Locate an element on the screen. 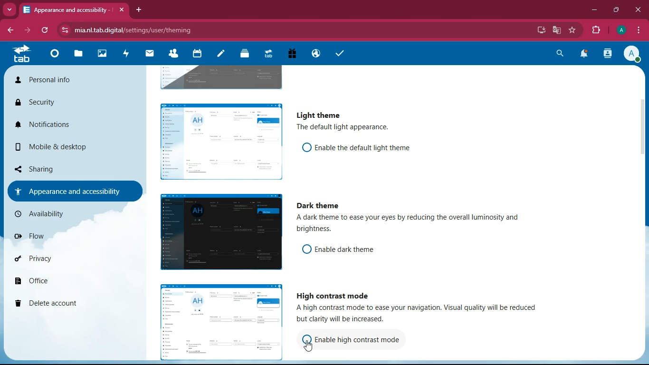 This screenshot has height=365, width=649. image is located at coordinates (217, 320).